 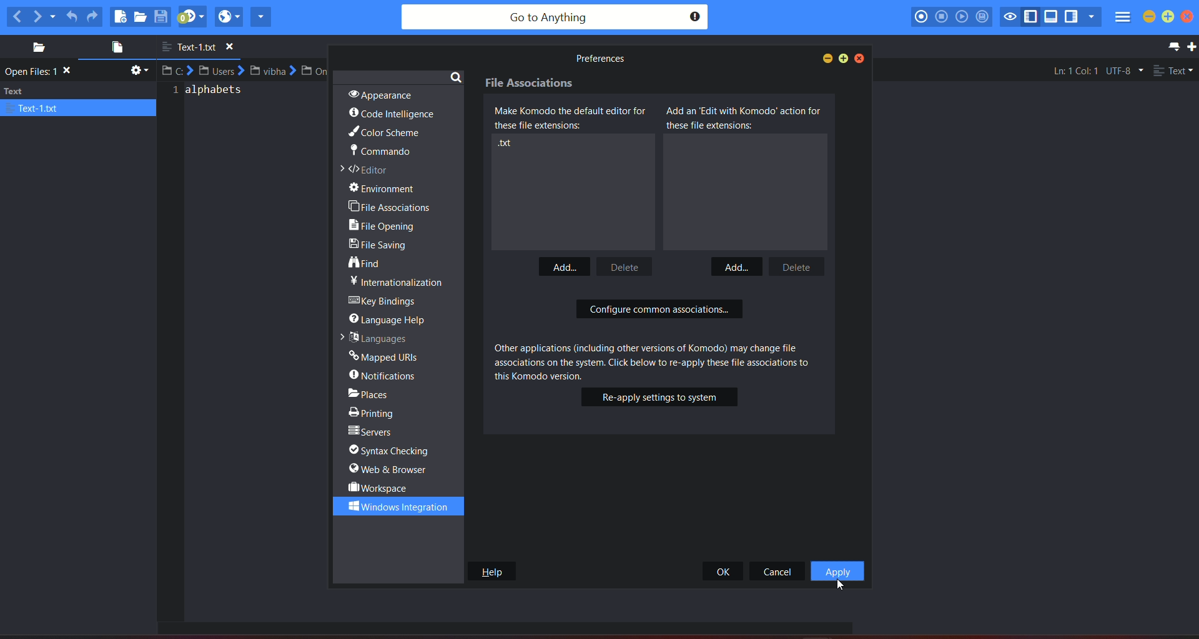 I want to click on apply, so click(x=837, y=572).